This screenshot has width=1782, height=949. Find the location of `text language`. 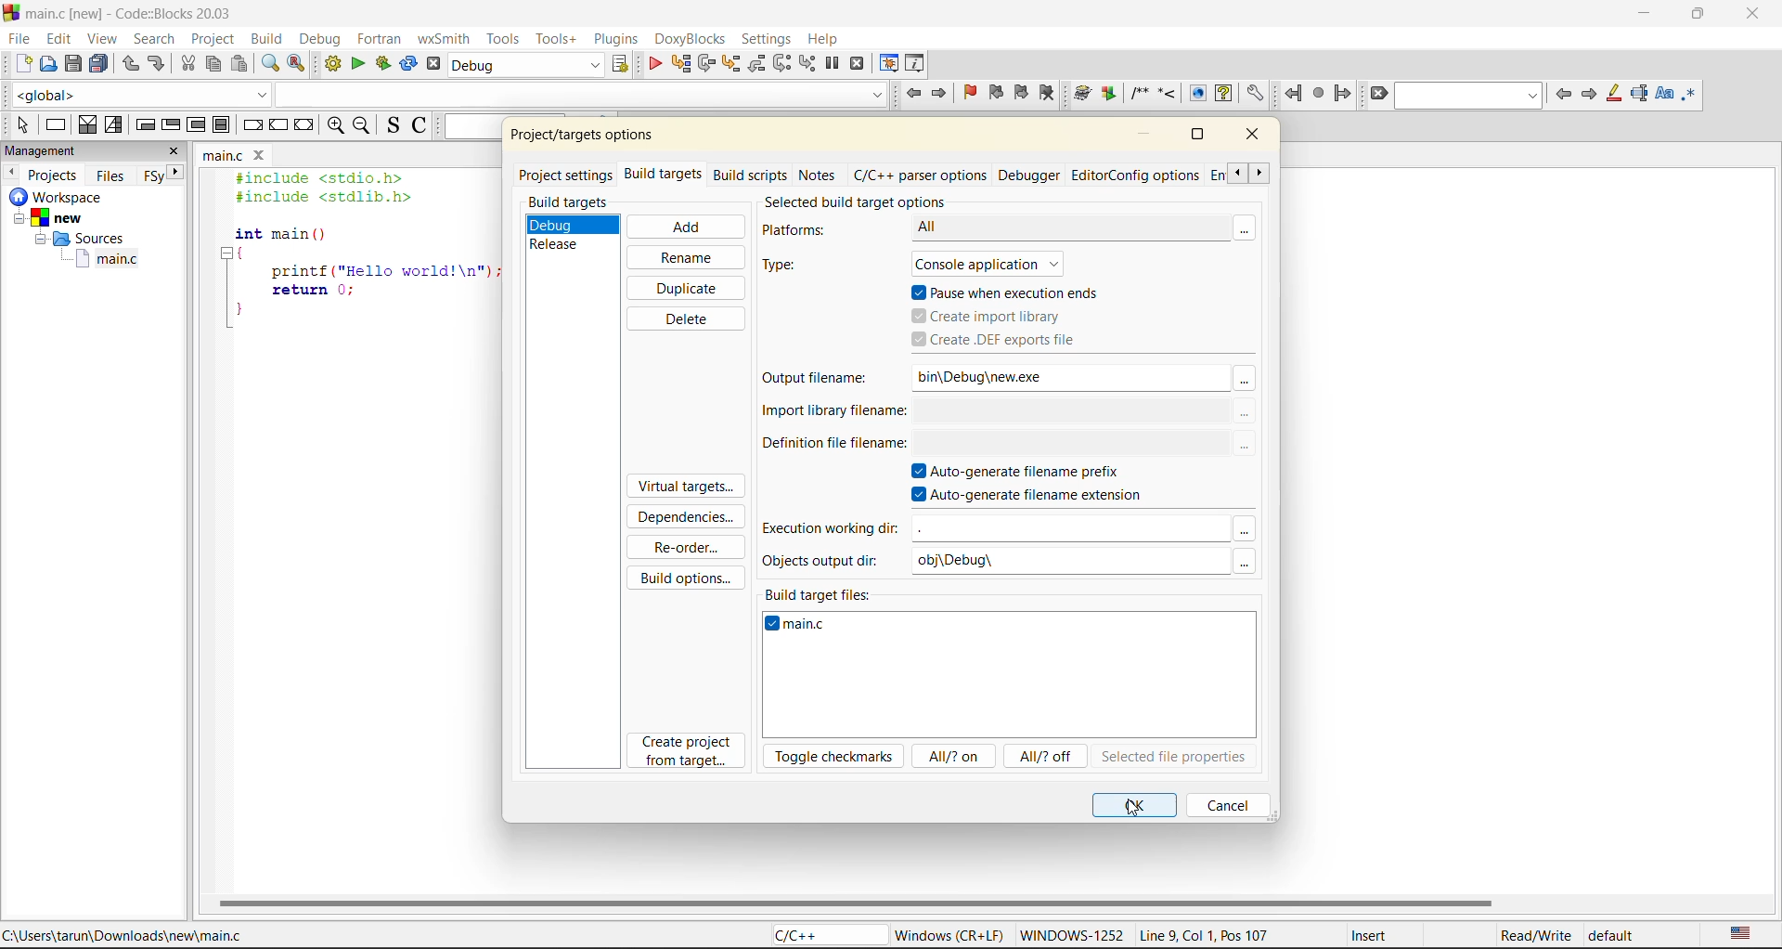

text language is located at coordinates (1744, 934).